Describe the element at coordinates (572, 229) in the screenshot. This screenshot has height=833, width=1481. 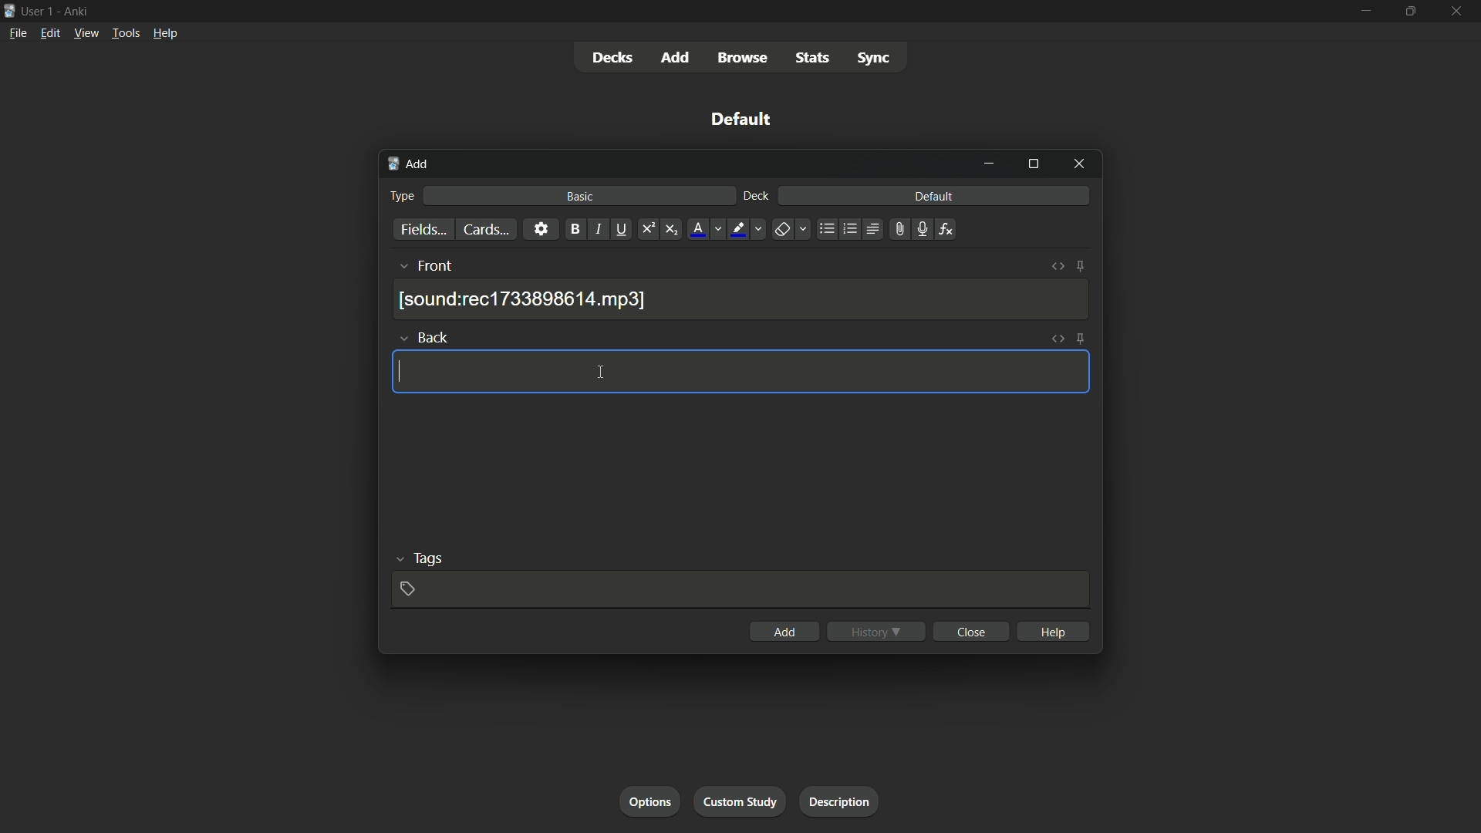
I see `bold` at that location.